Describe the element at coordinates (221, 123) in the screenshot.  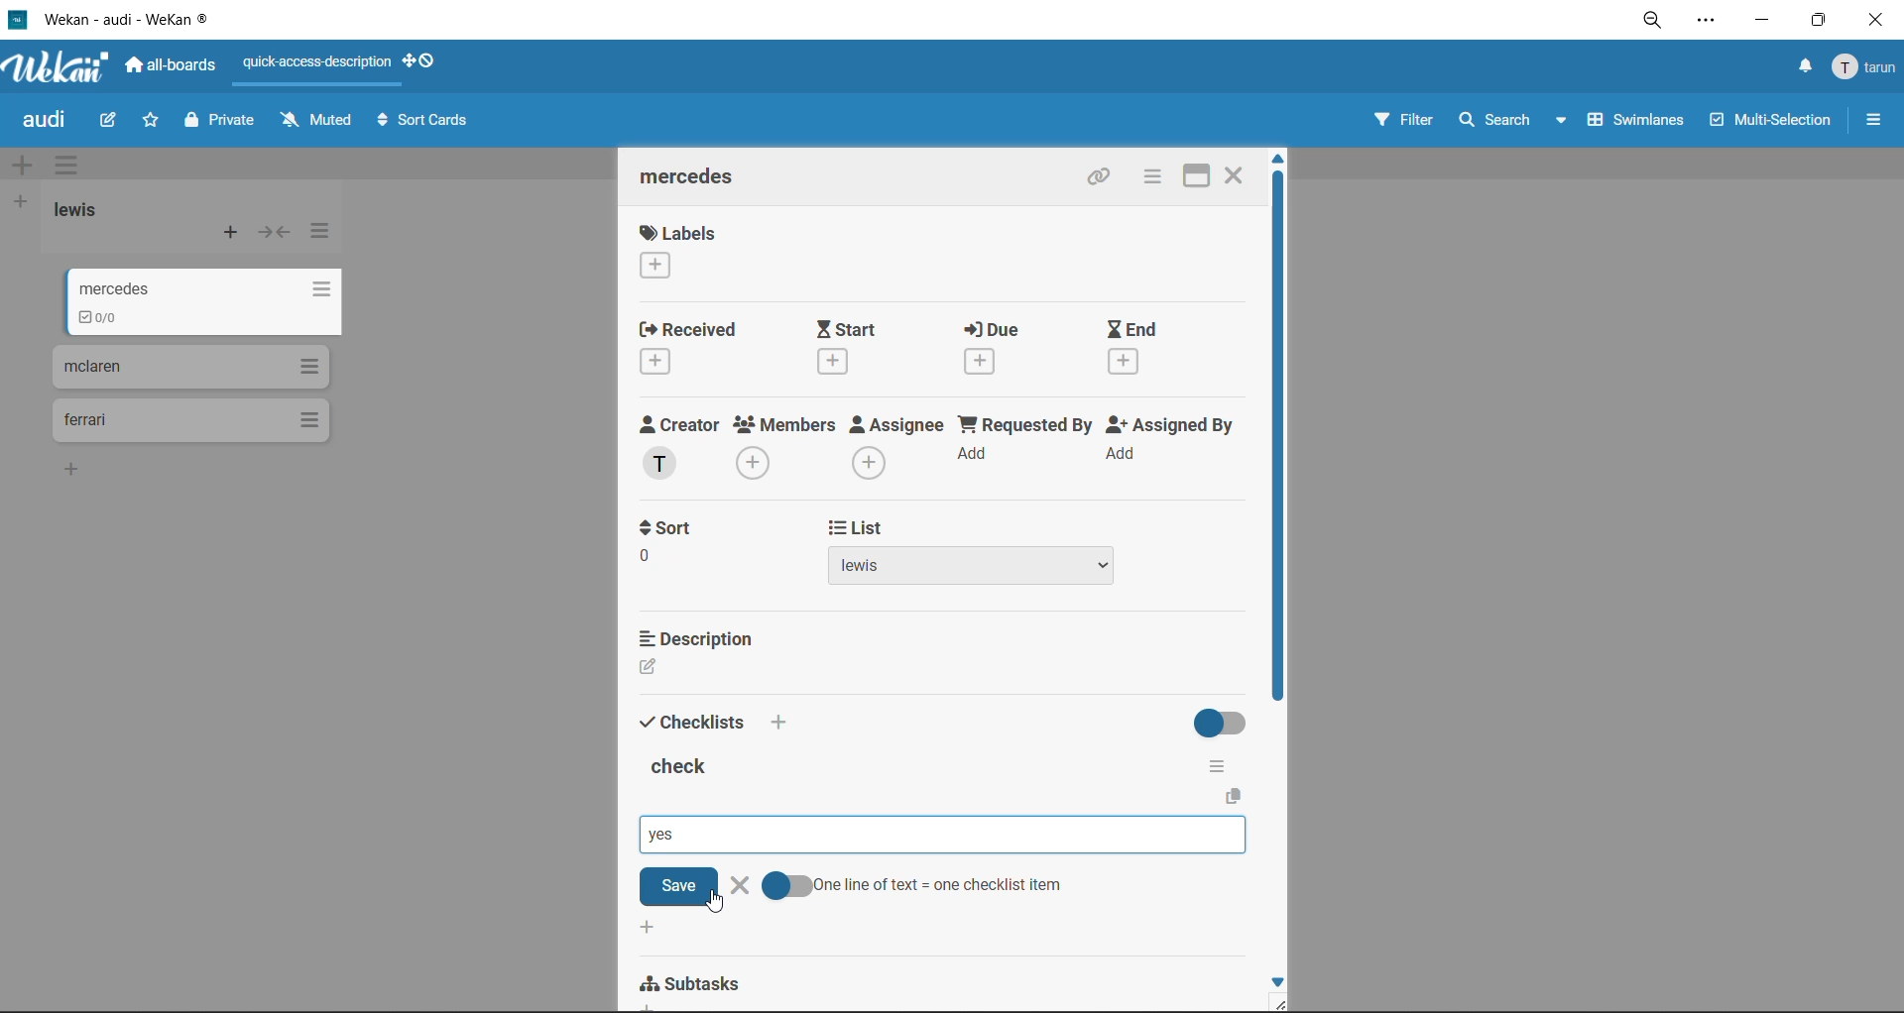
I see `private` at that location.